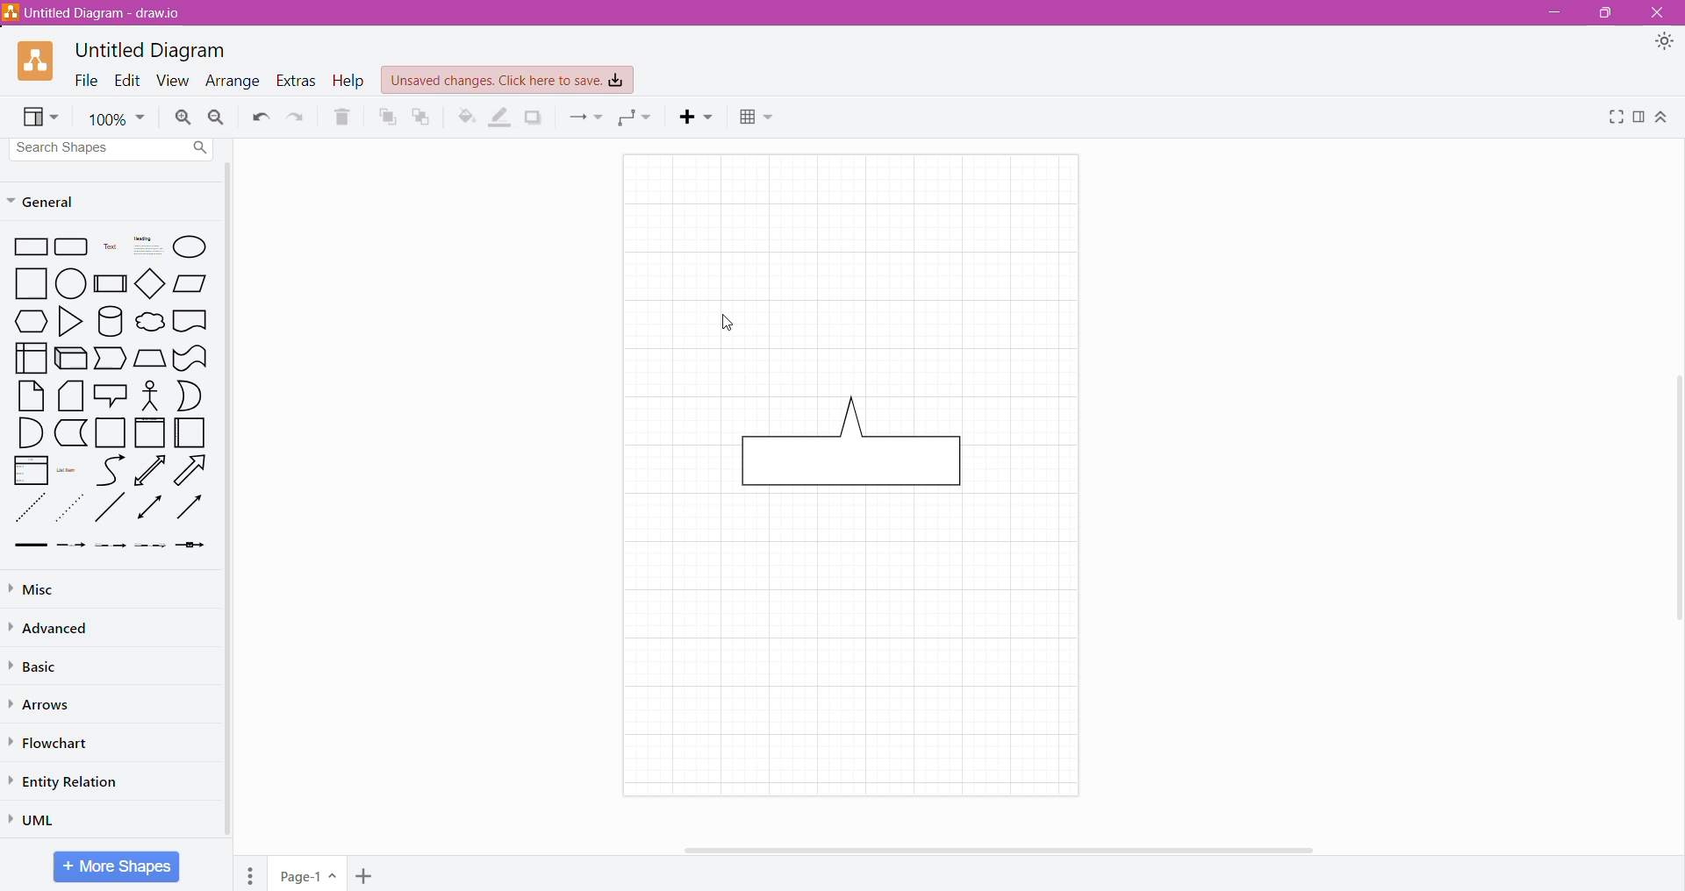  Describe the element at coordinates (72, 248) in the screenshot. I see `grid rectangle` at that location.